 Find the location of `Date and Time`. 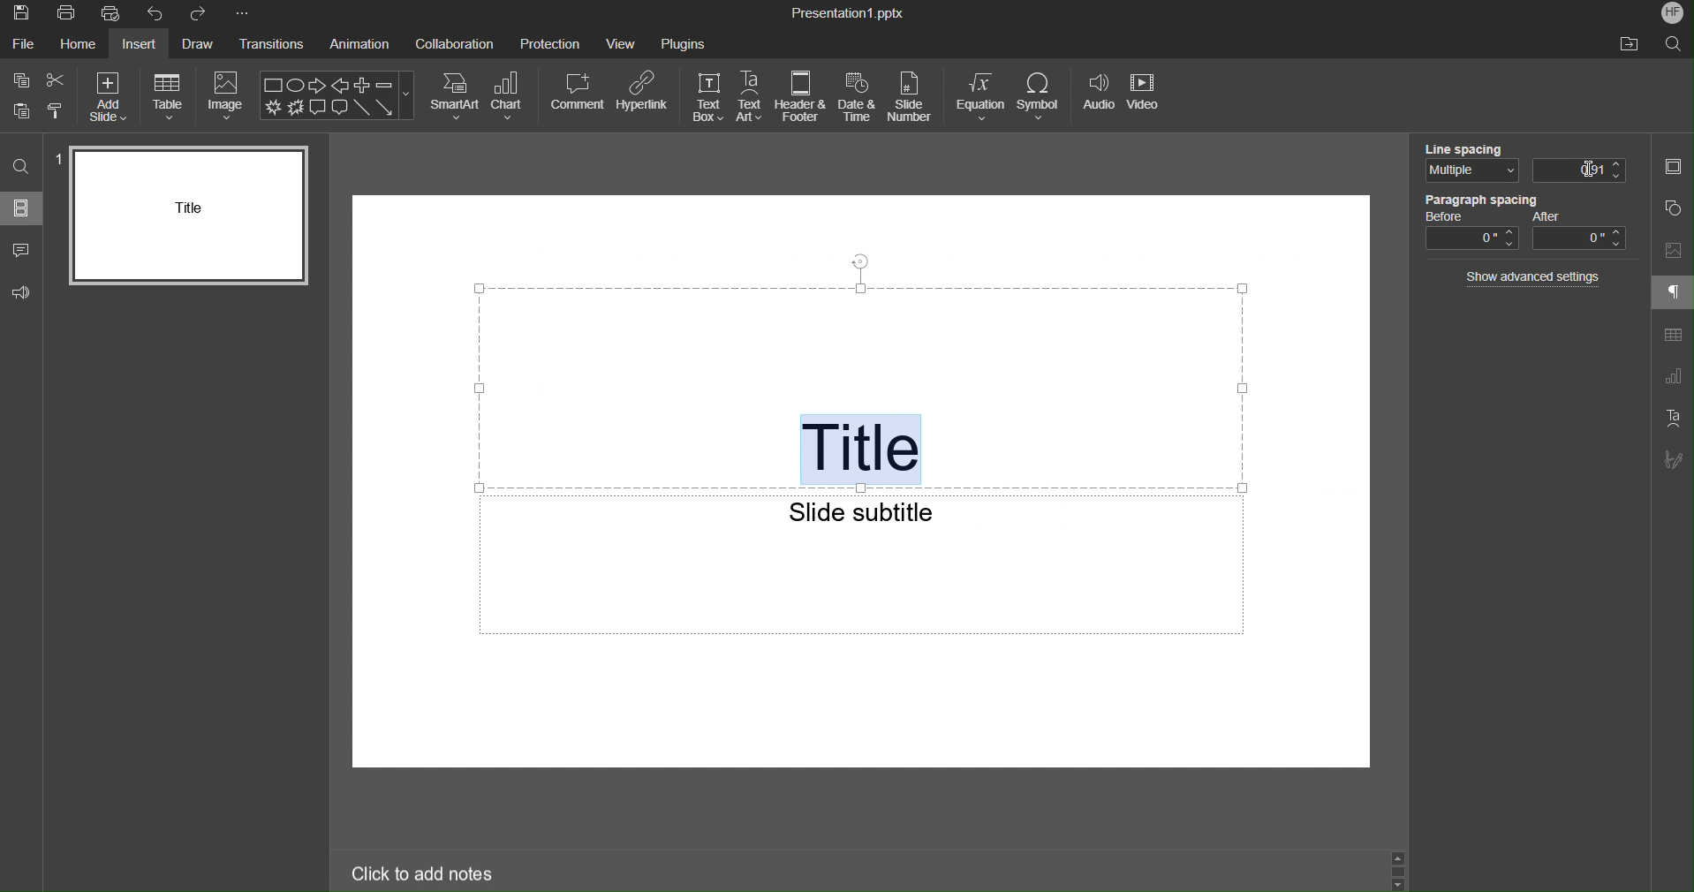

Date and Time is located at coordinates (858, 98).